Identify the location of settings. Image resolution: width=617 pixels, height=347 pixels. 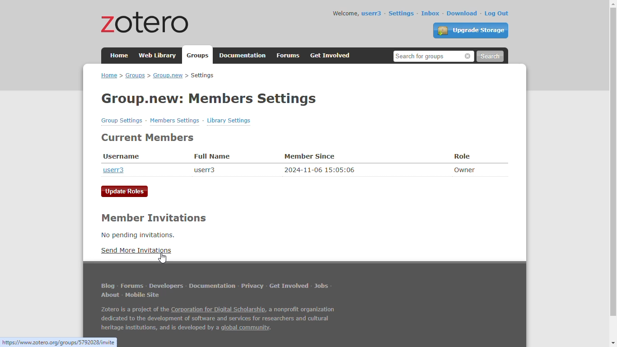
(401, 13).